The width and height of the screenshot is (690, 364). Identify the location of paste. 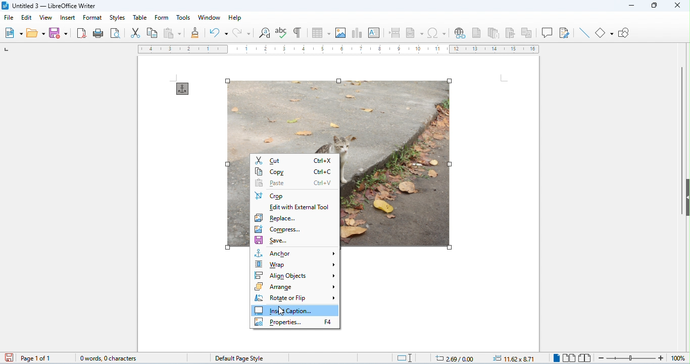
(294, 184).